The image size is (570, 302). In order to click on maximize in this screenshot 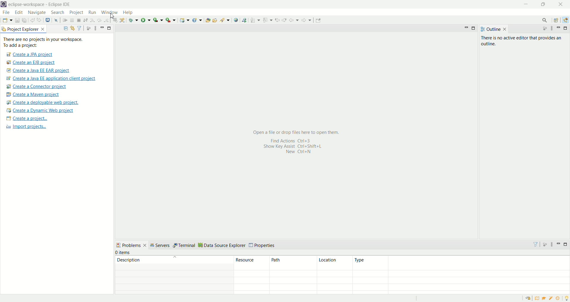, I will do `click(545, 4)`.